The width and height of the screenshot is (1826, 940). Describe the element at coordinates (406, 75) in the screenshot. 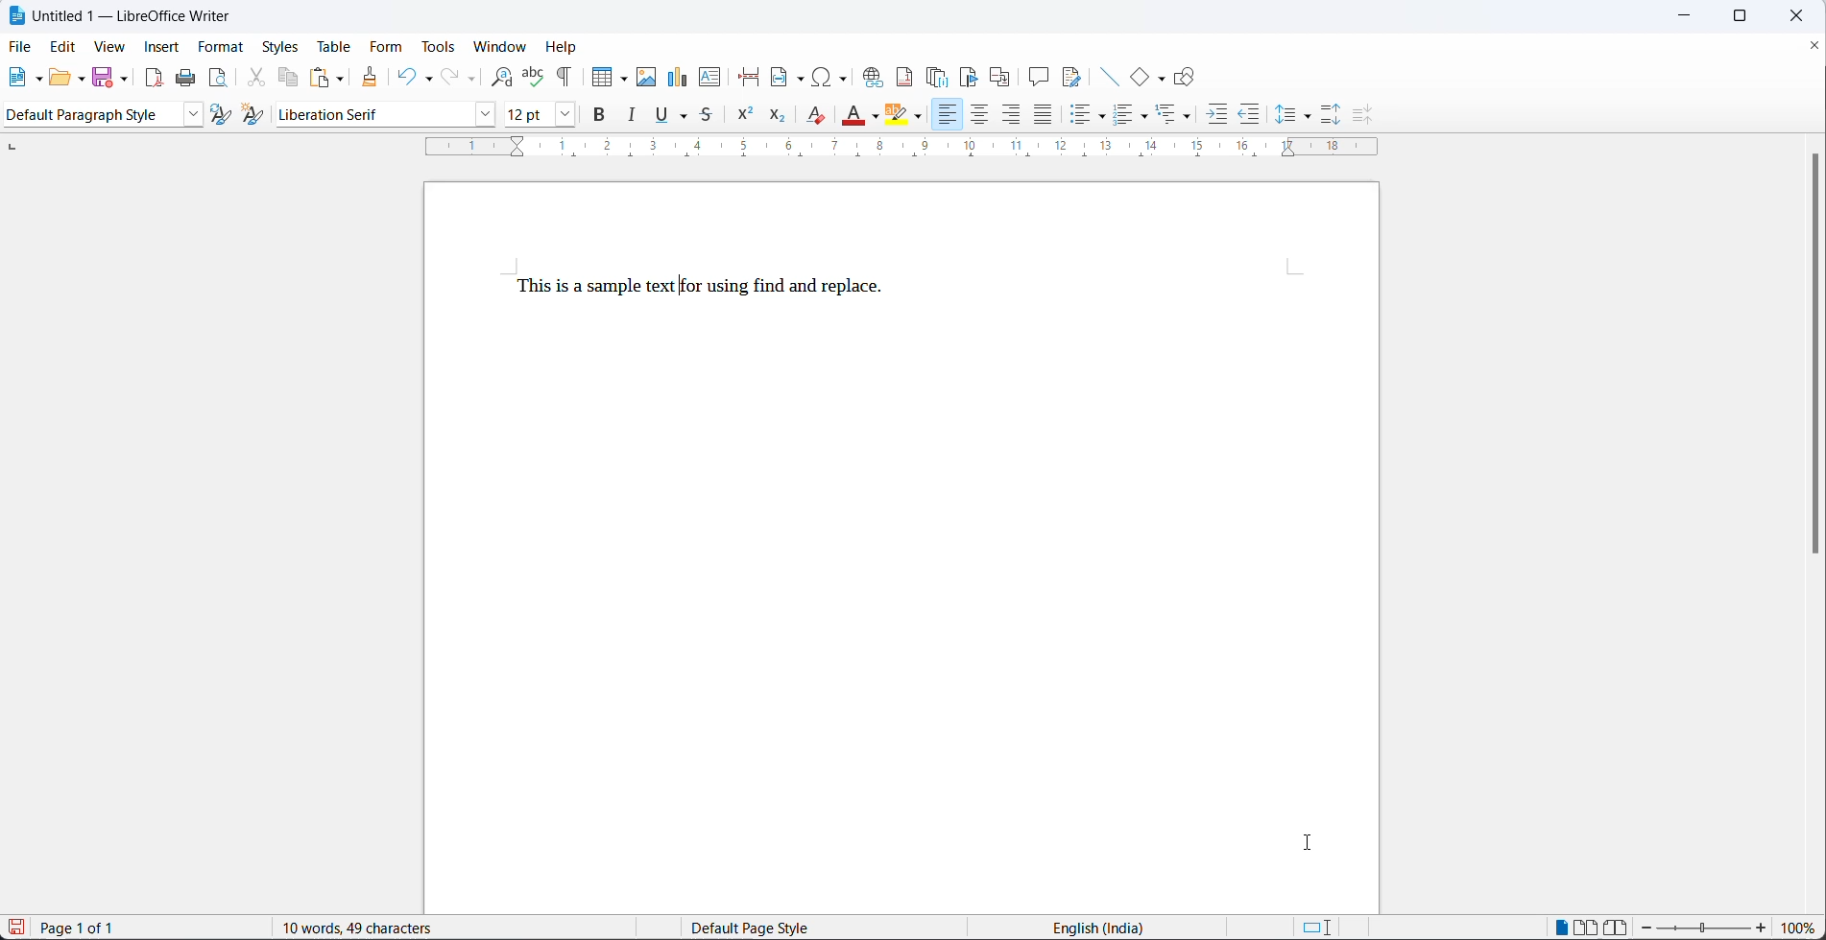

I see `undo` at that location.